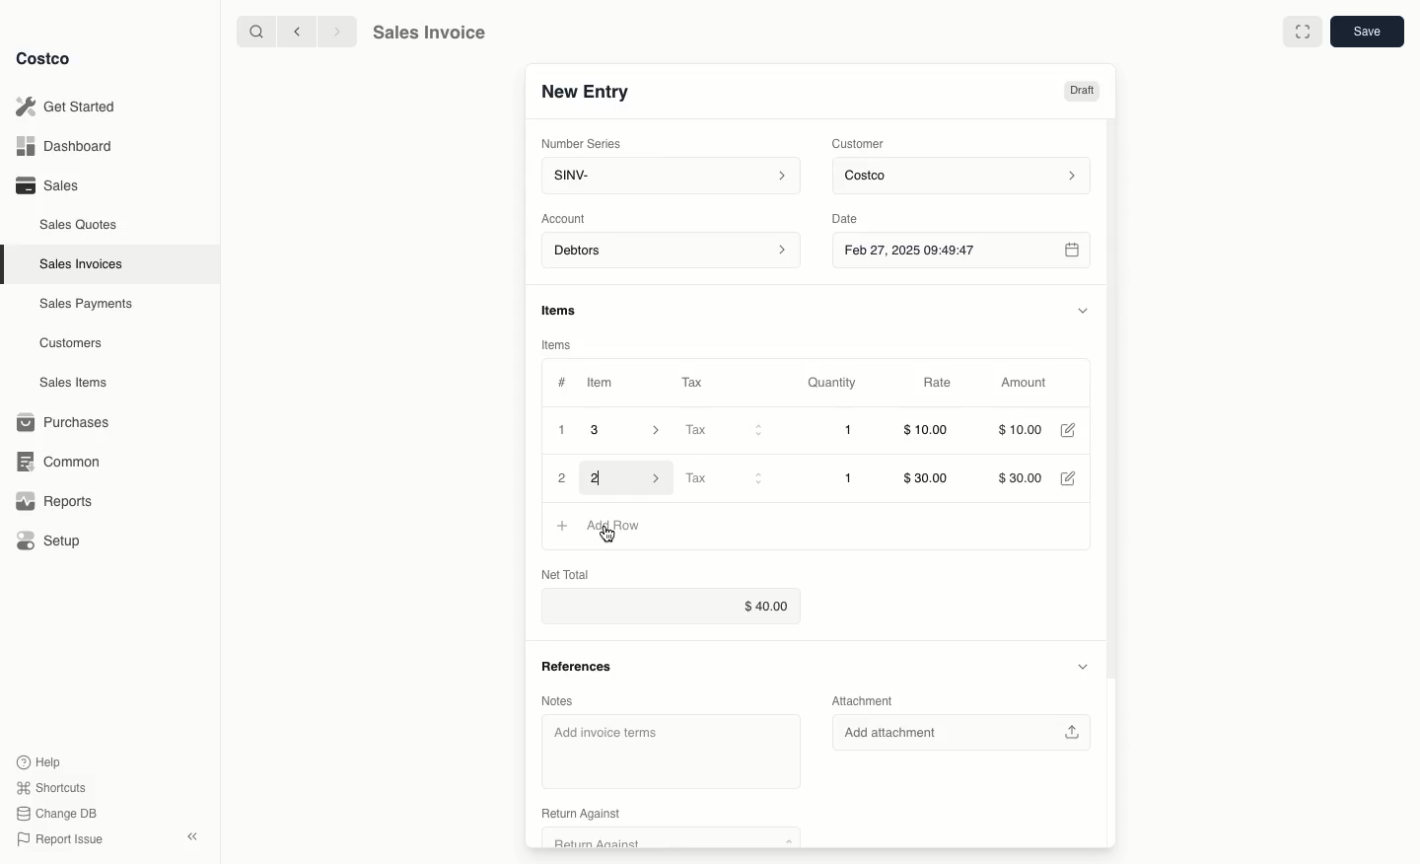 This screenshot has height=864, width=1420. Describe the element at coordinates (585, 92) in the screenshot. I see `New Entry` at that location.